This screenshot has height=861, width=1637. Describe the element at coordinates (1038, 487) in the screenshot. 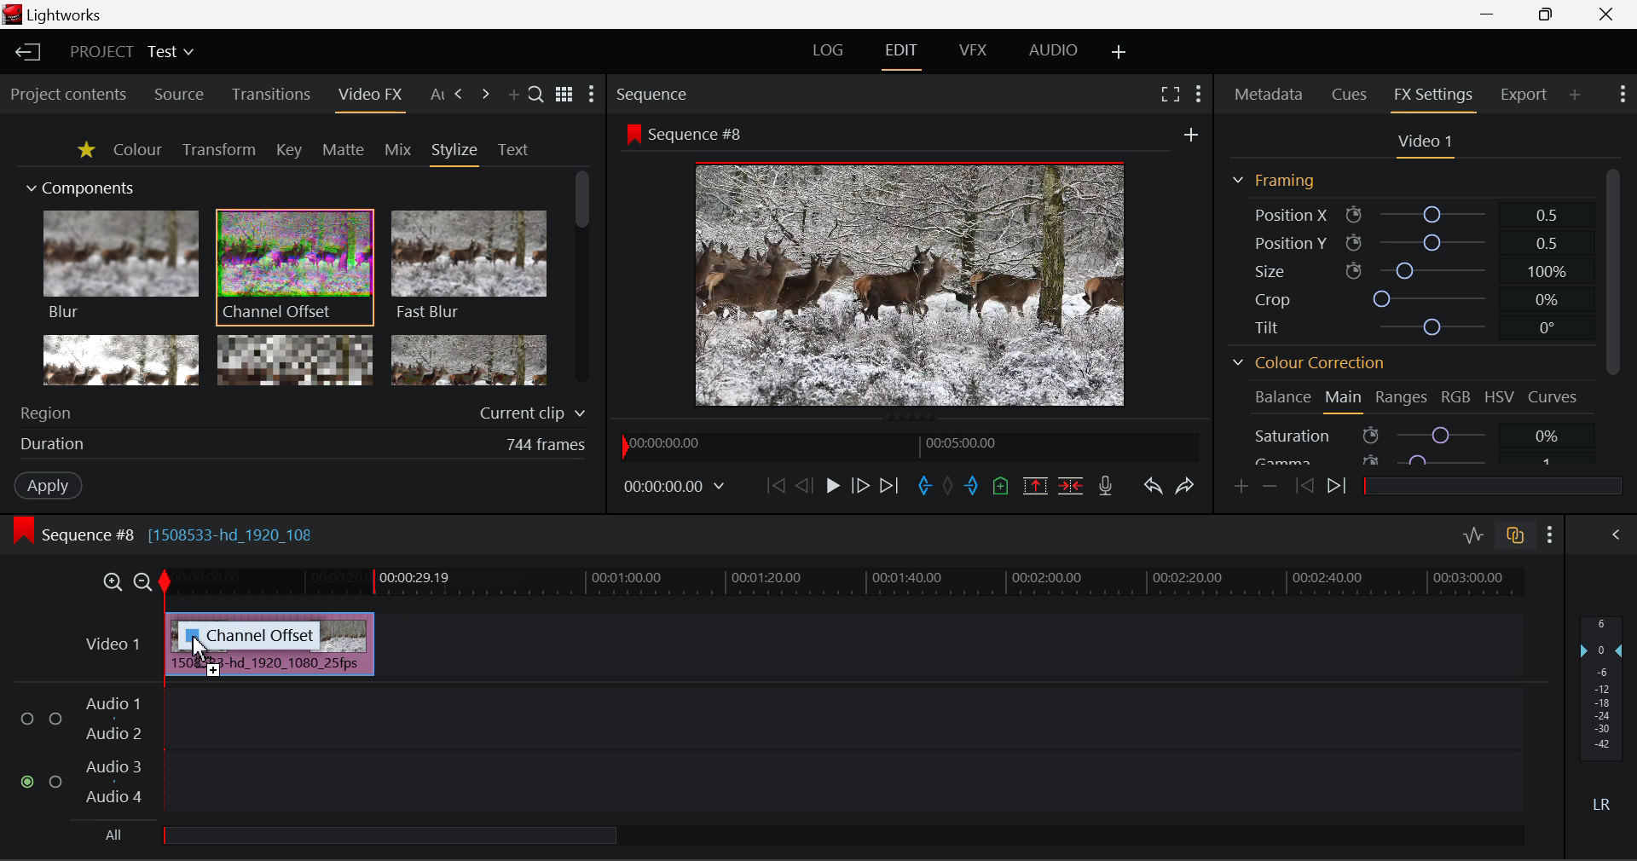

I see `Remove marked Section` at that location.